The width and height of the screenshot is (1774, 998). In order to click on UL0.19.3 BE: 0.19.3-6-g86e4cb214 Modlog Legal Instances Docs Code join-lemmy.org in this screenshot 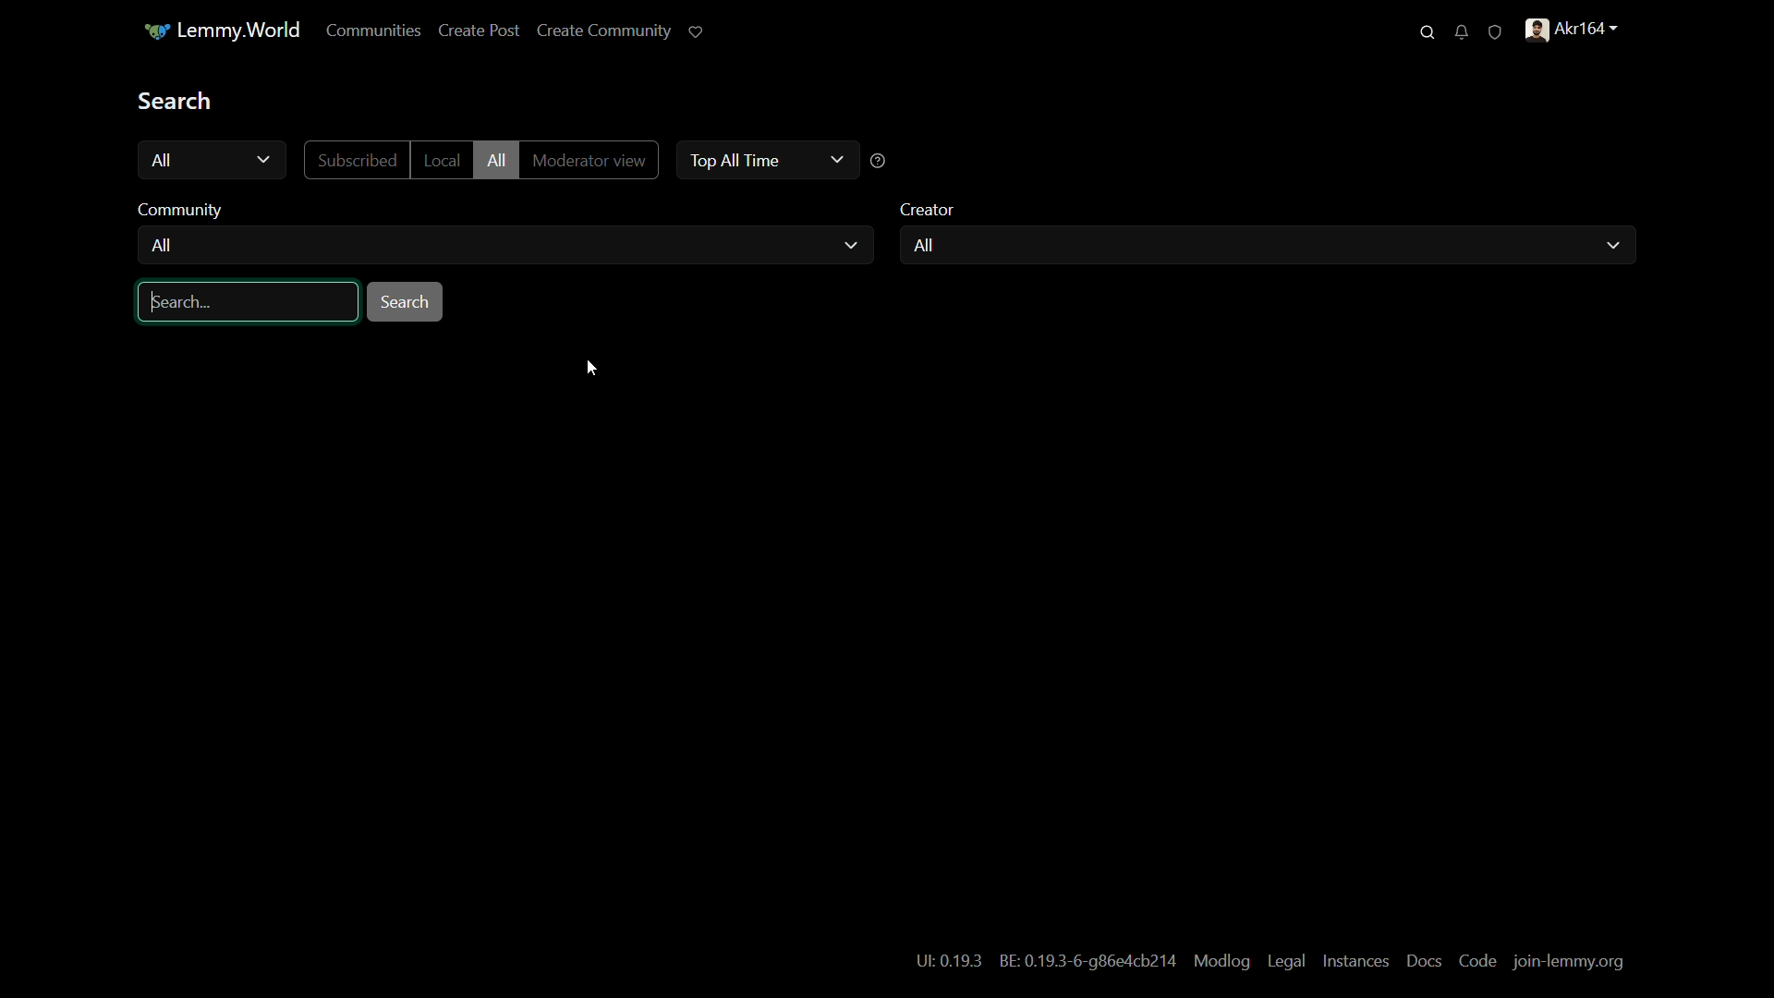, I will do `click(1267, 959)`.